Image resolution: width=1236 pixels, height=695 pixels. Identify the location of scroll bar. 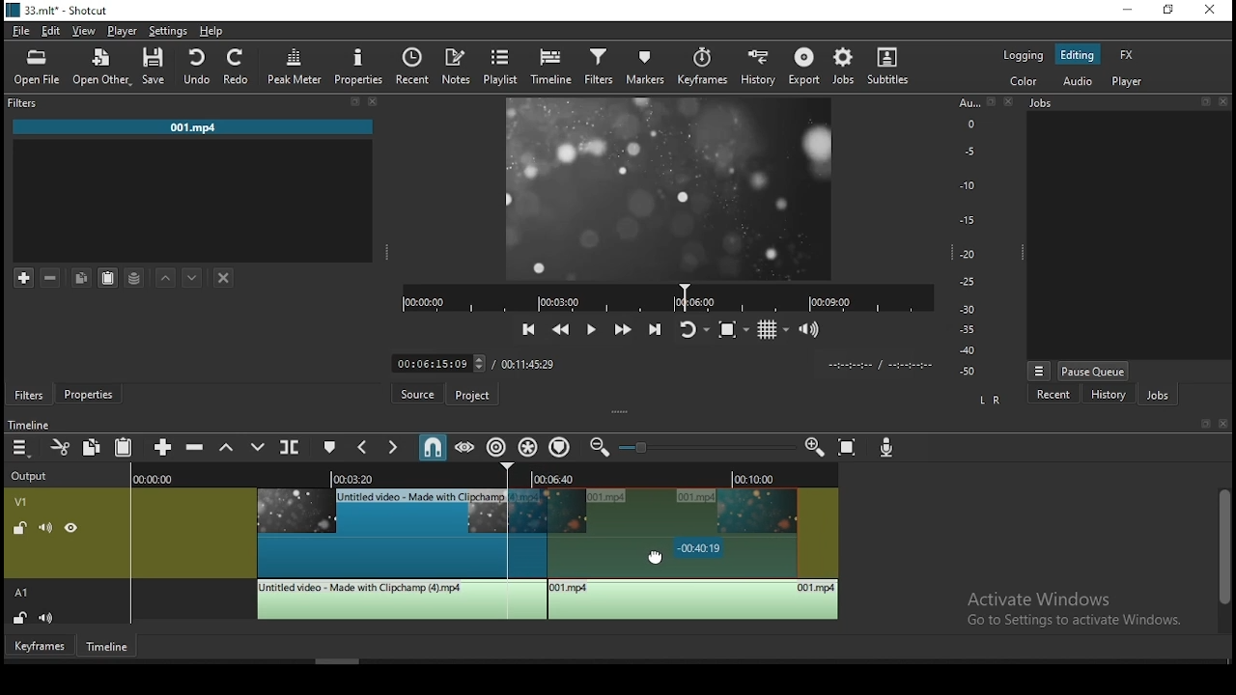
(343, 659).